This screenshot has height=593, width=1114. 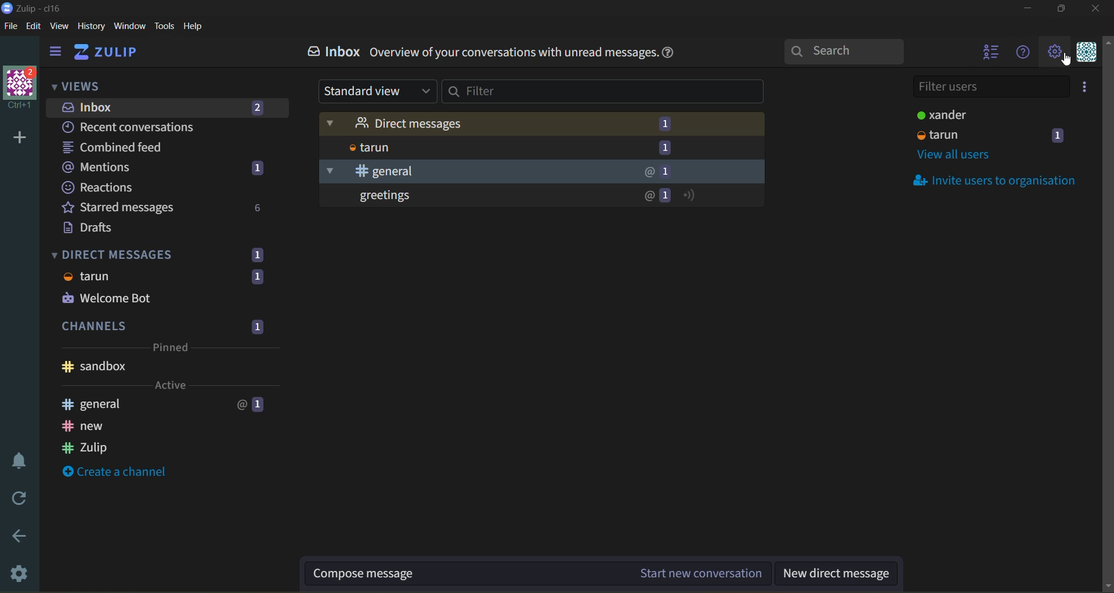 I want to click on minimize, so click(x=1023, y=10).